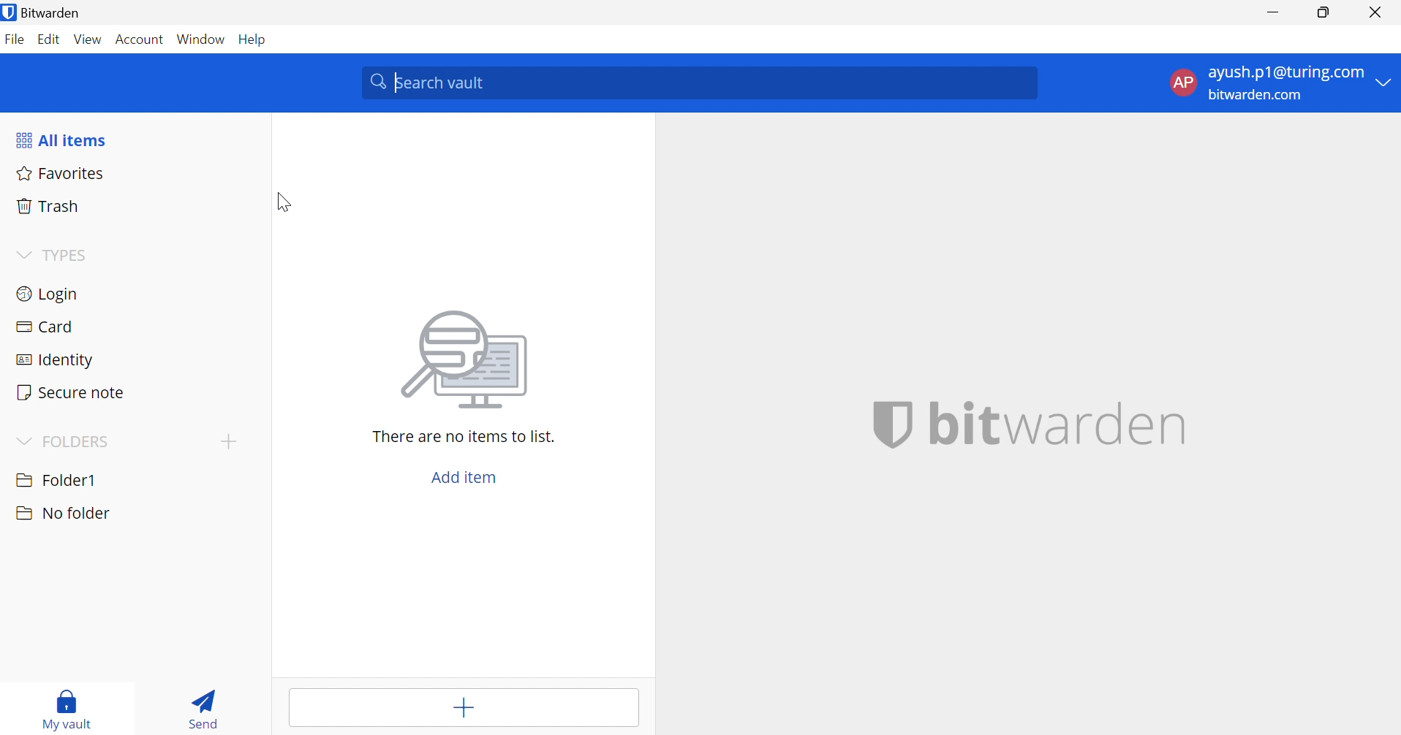  Describe the element at coordinates (140, 39) in the screenshot. I see `Account` at that location.